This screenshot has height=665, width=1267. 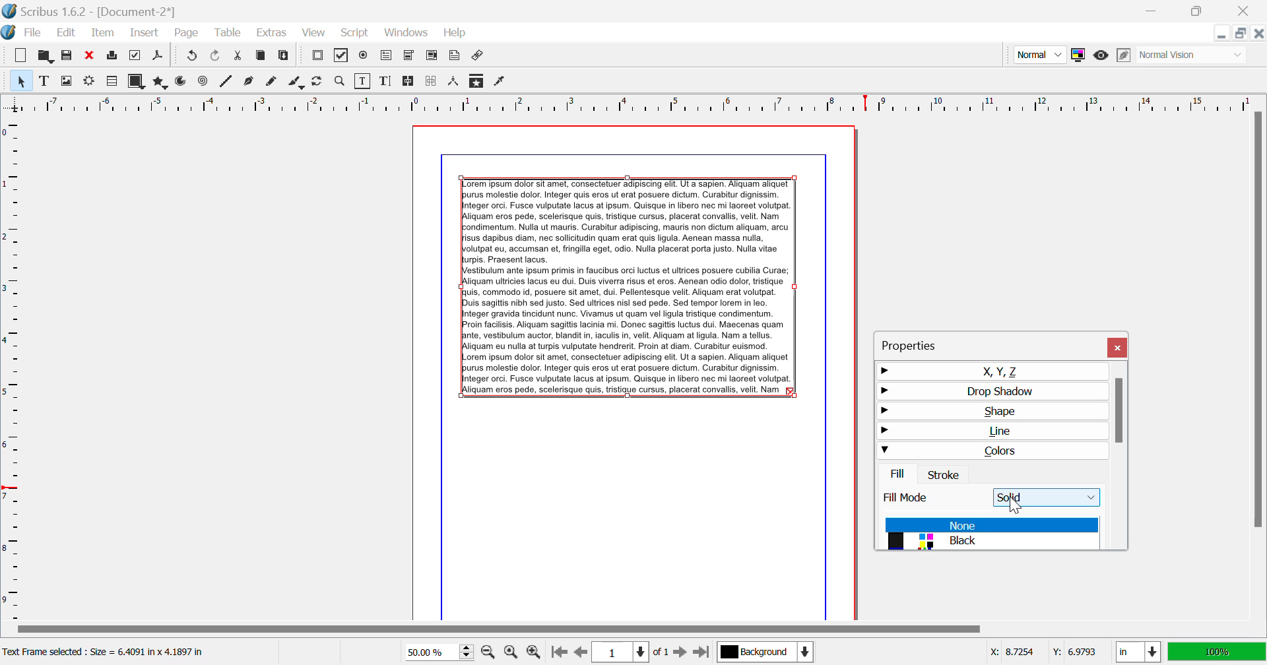 I want to click on Minimize, so click(x=1200, y=11).